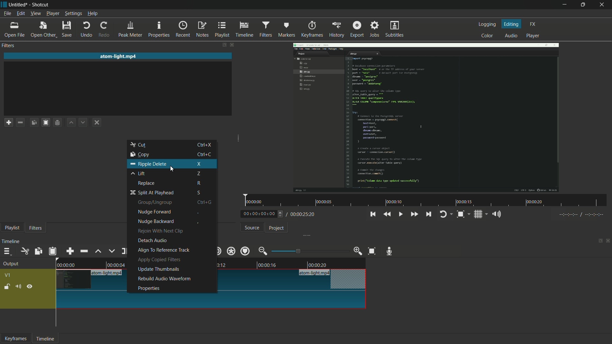  Describe the element at coordinates (171, 183) in the screenshot. I see `replace` at that location.